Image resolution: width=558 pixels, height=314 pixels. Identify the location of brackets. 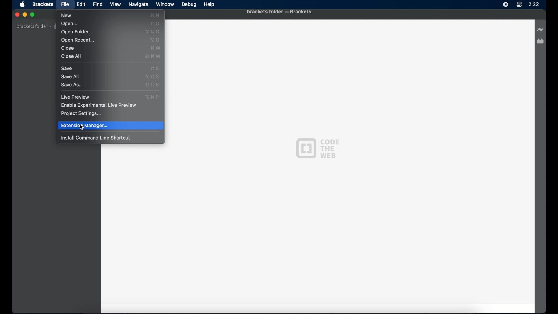
(43, 5).